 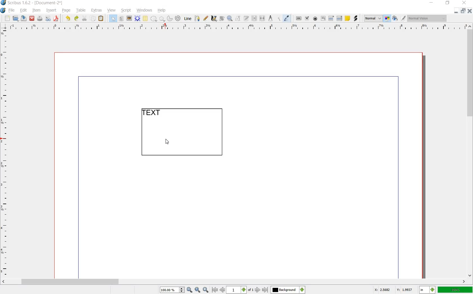 I want to click on redo, so click(x=76, y=19).